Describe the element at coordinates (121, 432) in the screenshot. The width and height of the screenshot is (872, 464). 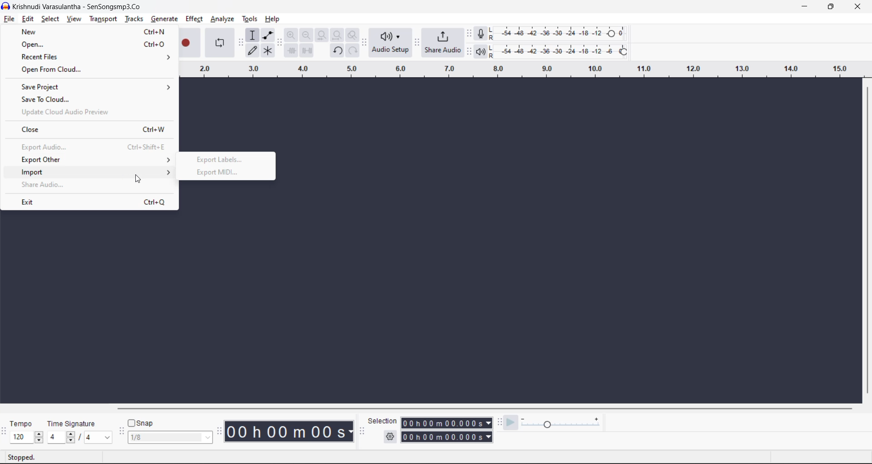
I see `snapping tool bar` at that location.